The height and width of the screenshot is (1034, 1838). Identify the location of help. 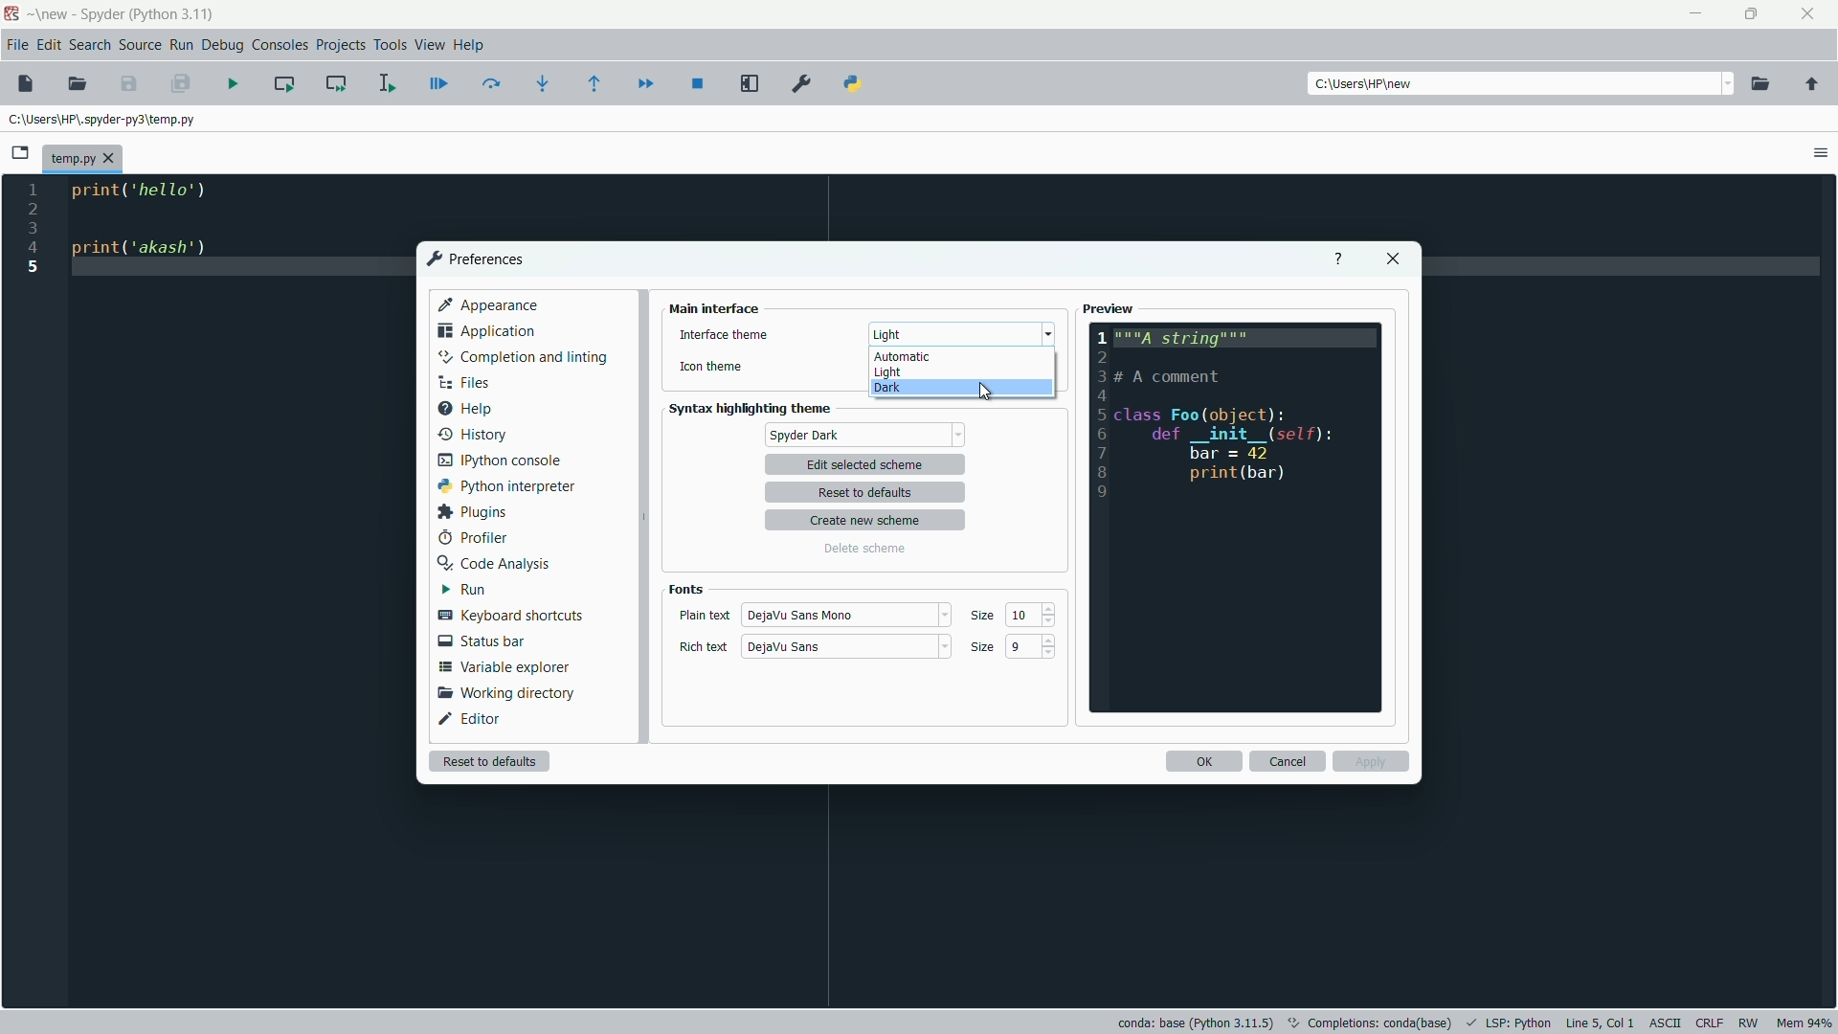
(463, 407).